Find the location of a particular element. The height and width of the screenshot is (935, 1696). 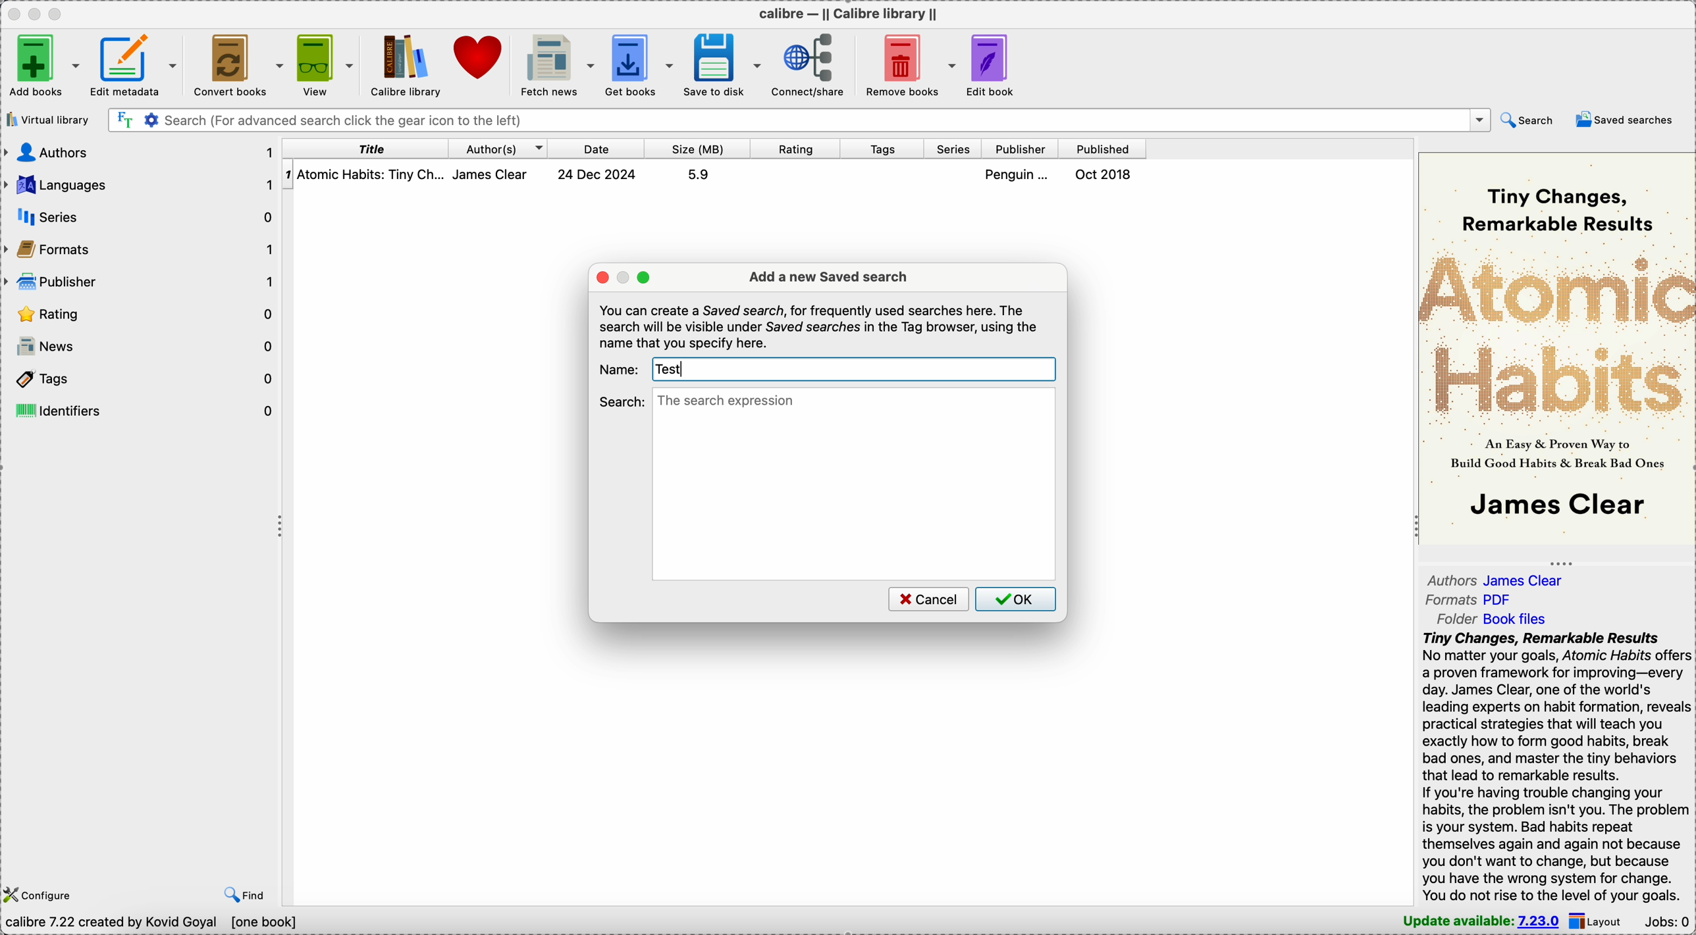

series is located at coordinates (146, 216).